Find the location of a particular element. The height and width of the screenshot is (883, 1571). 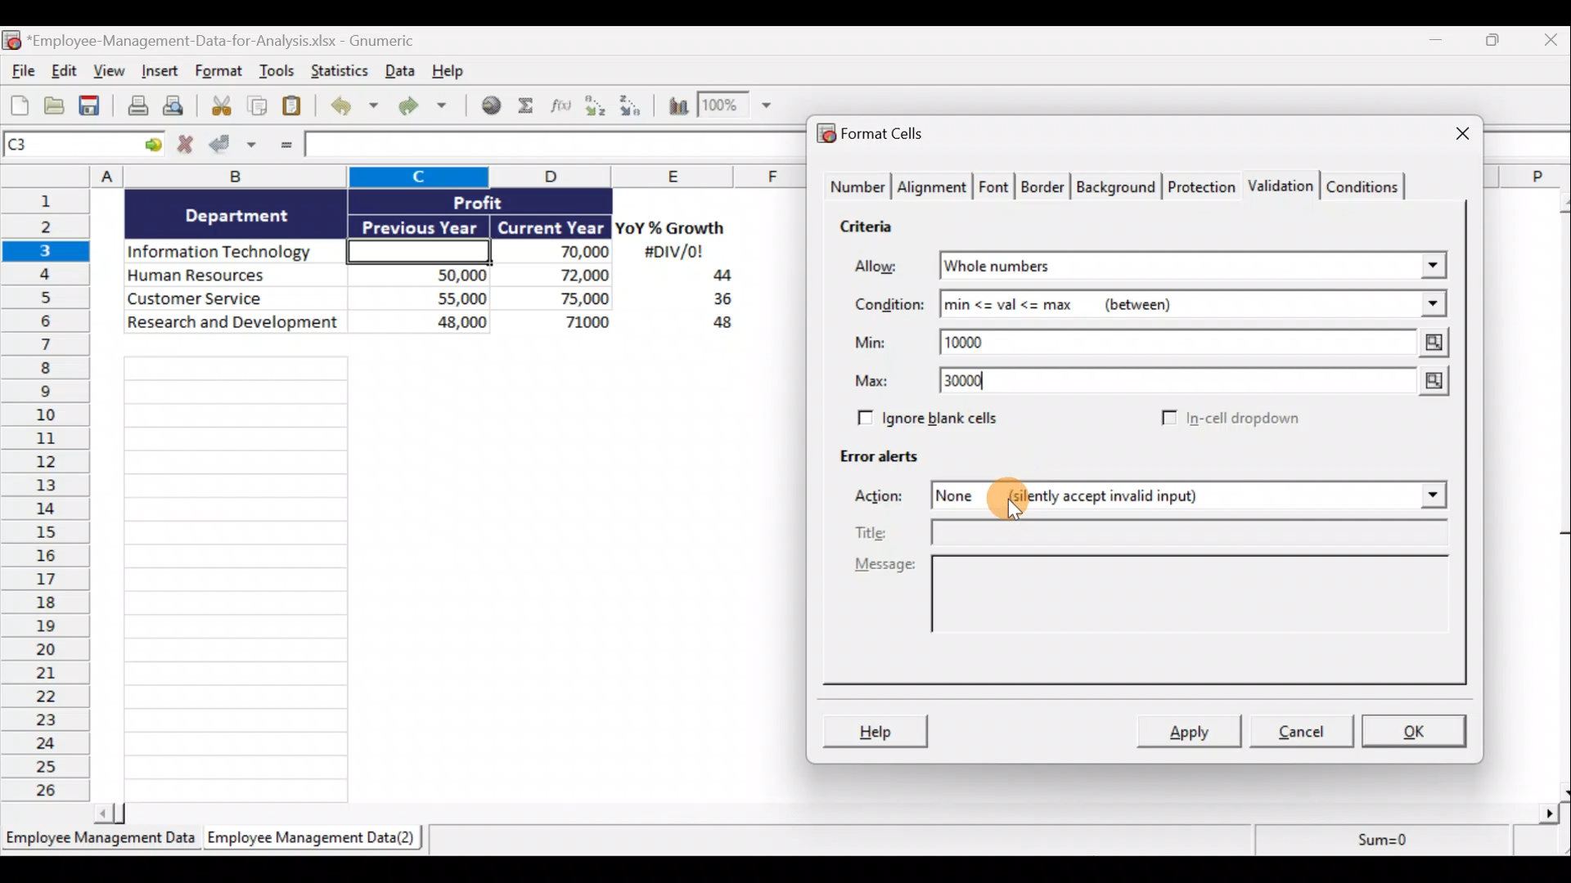

44 is located at coordinates (713, 277).